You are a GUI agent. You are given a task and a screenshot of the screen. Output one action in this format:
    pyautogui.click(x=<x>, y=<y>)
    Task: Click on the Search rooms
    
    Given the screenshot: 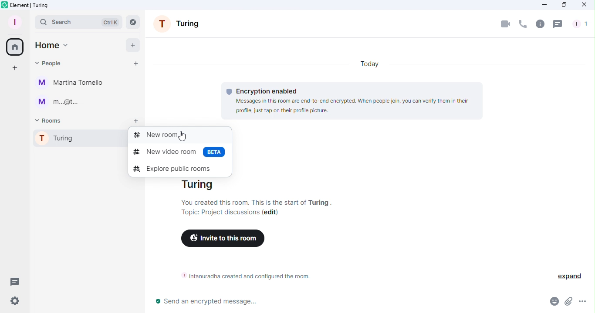 What is the action you would take?
    pyautogui.click(x=135, y=22)
    